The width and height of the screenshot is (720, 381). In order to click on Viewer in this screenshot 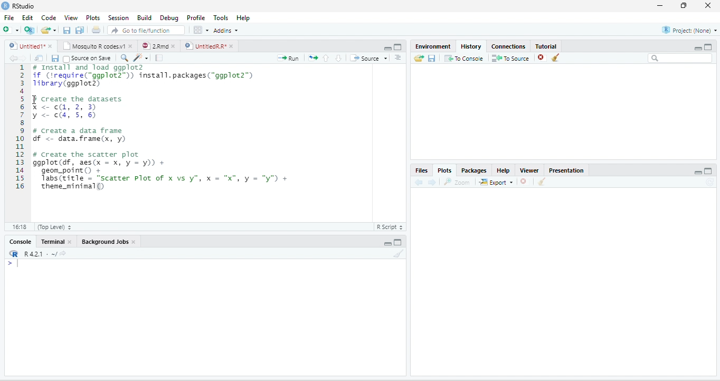, I will do `click(530, 170)`.